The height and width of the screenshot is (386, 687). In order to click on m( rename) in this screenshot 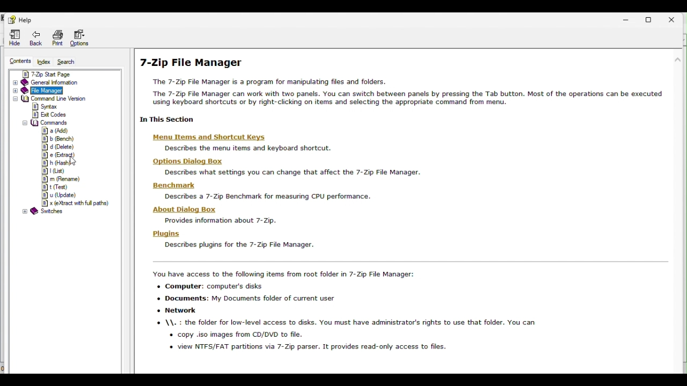, I will do `click(60, 179)`.